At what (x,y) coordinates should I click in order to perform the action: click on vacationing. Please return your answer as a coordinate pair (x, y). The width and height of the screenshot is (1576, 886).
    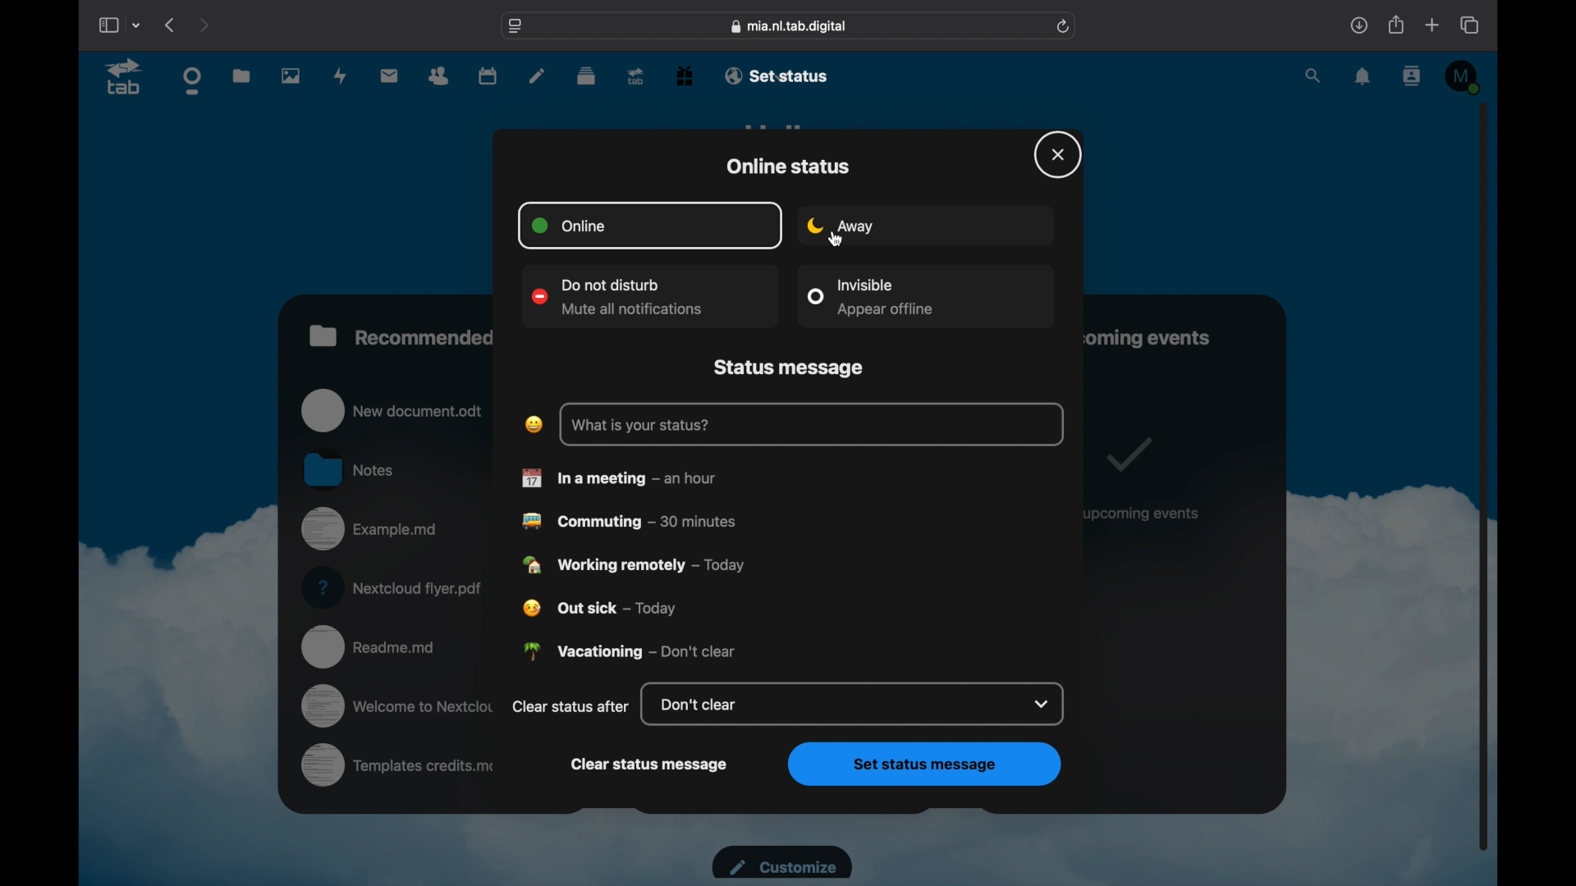
    Looking at the image, I should click on (630, 650).